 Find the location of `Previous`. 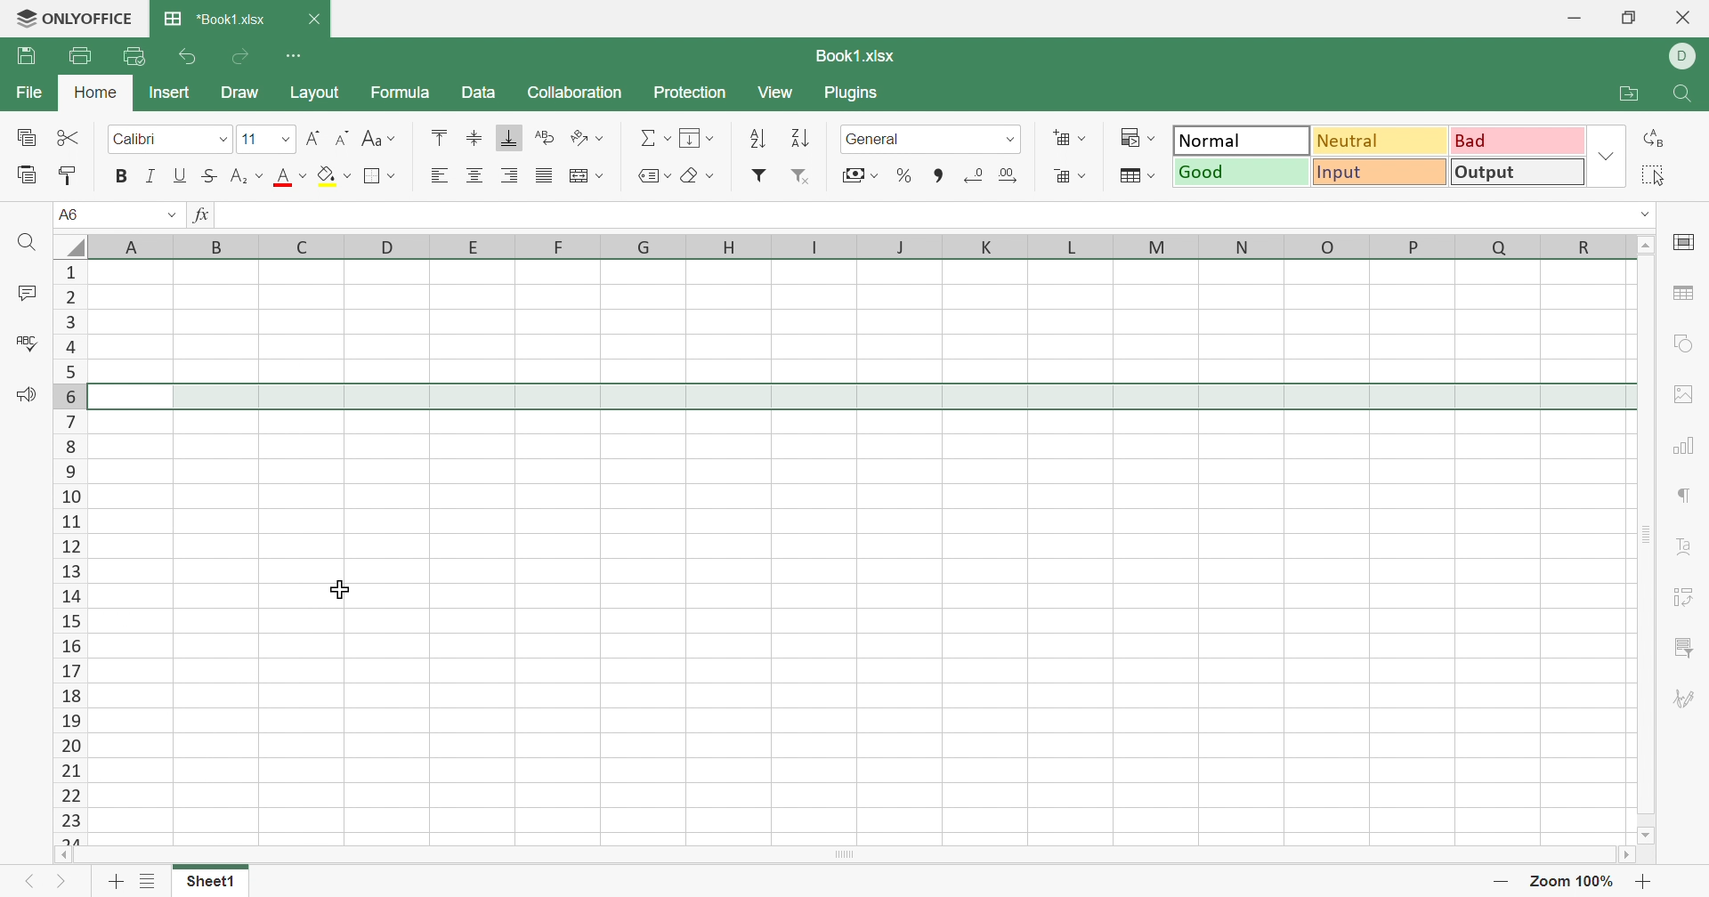

Previous is located at coordinates (28, 885).